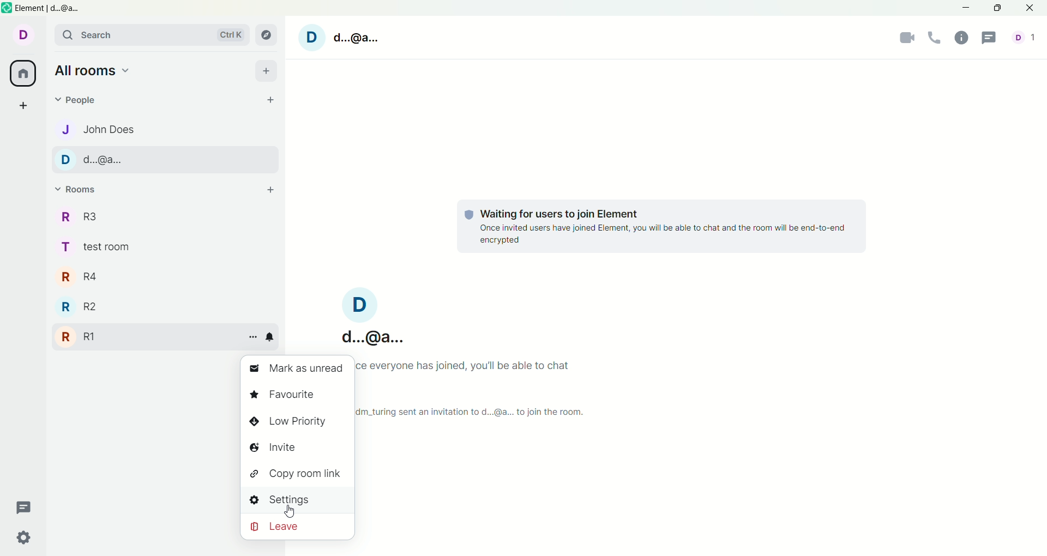 Image resolution: width=1047 pixels, height=556 pixels. Describe the element at coordinates (102, 250) in the screenshot. I see `t test room` at that location.